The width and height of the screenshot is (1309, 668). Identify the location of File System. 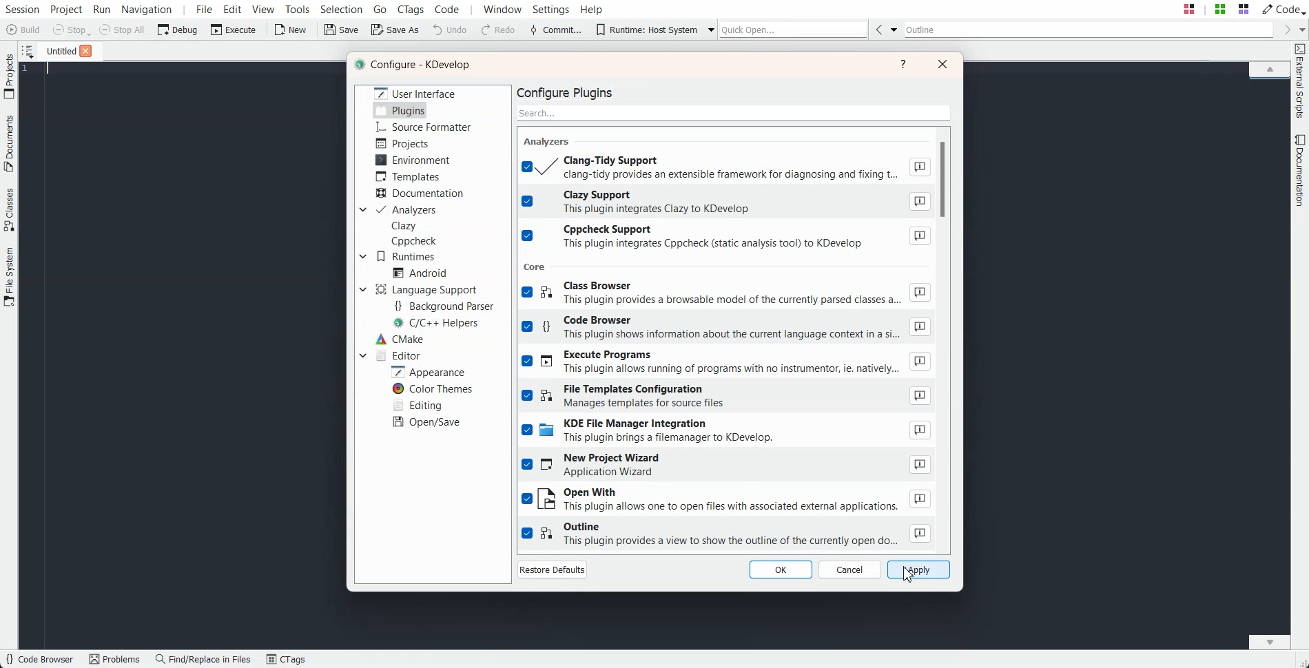
(10, 278).